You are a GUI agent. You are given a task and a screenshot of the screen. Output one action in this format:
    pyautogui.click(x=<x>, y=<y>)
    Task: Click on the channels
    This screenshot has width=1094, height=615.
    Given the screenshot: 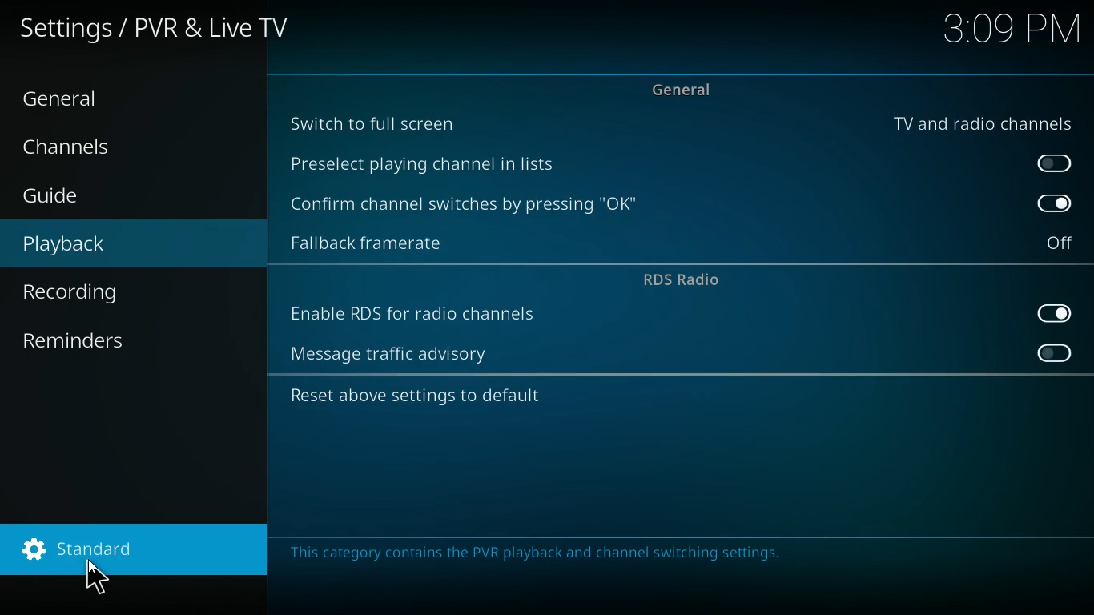 What is the action you would take?
    pyautogui.click(x=81, y=151)
    